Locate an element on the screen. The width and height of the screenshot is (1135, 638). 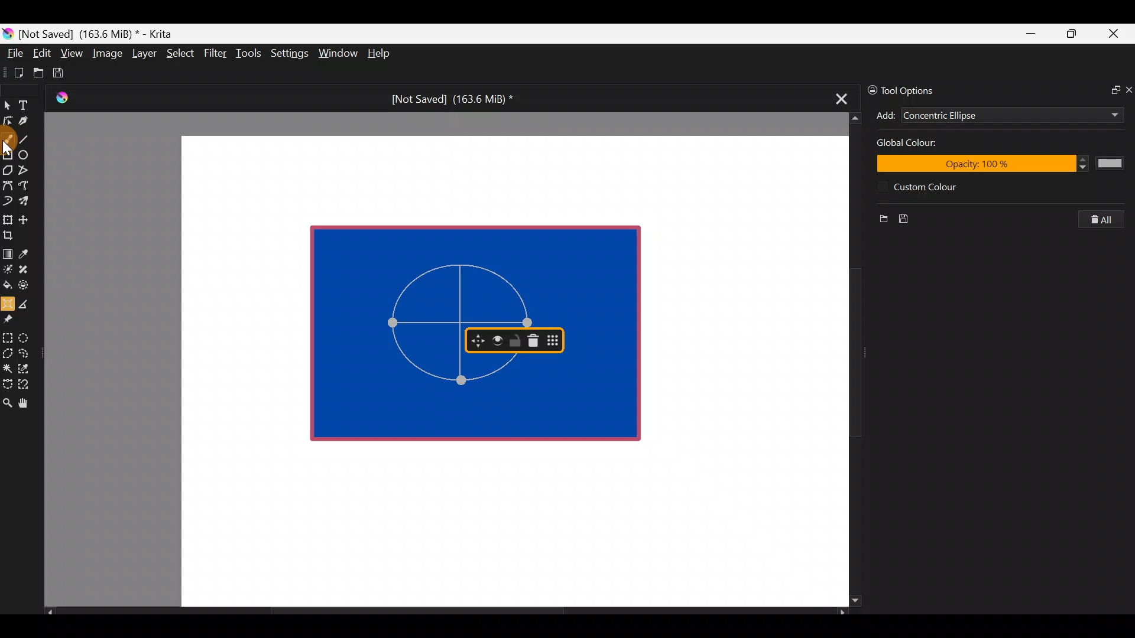
Krita Logo is located at coordinates (60, 97).